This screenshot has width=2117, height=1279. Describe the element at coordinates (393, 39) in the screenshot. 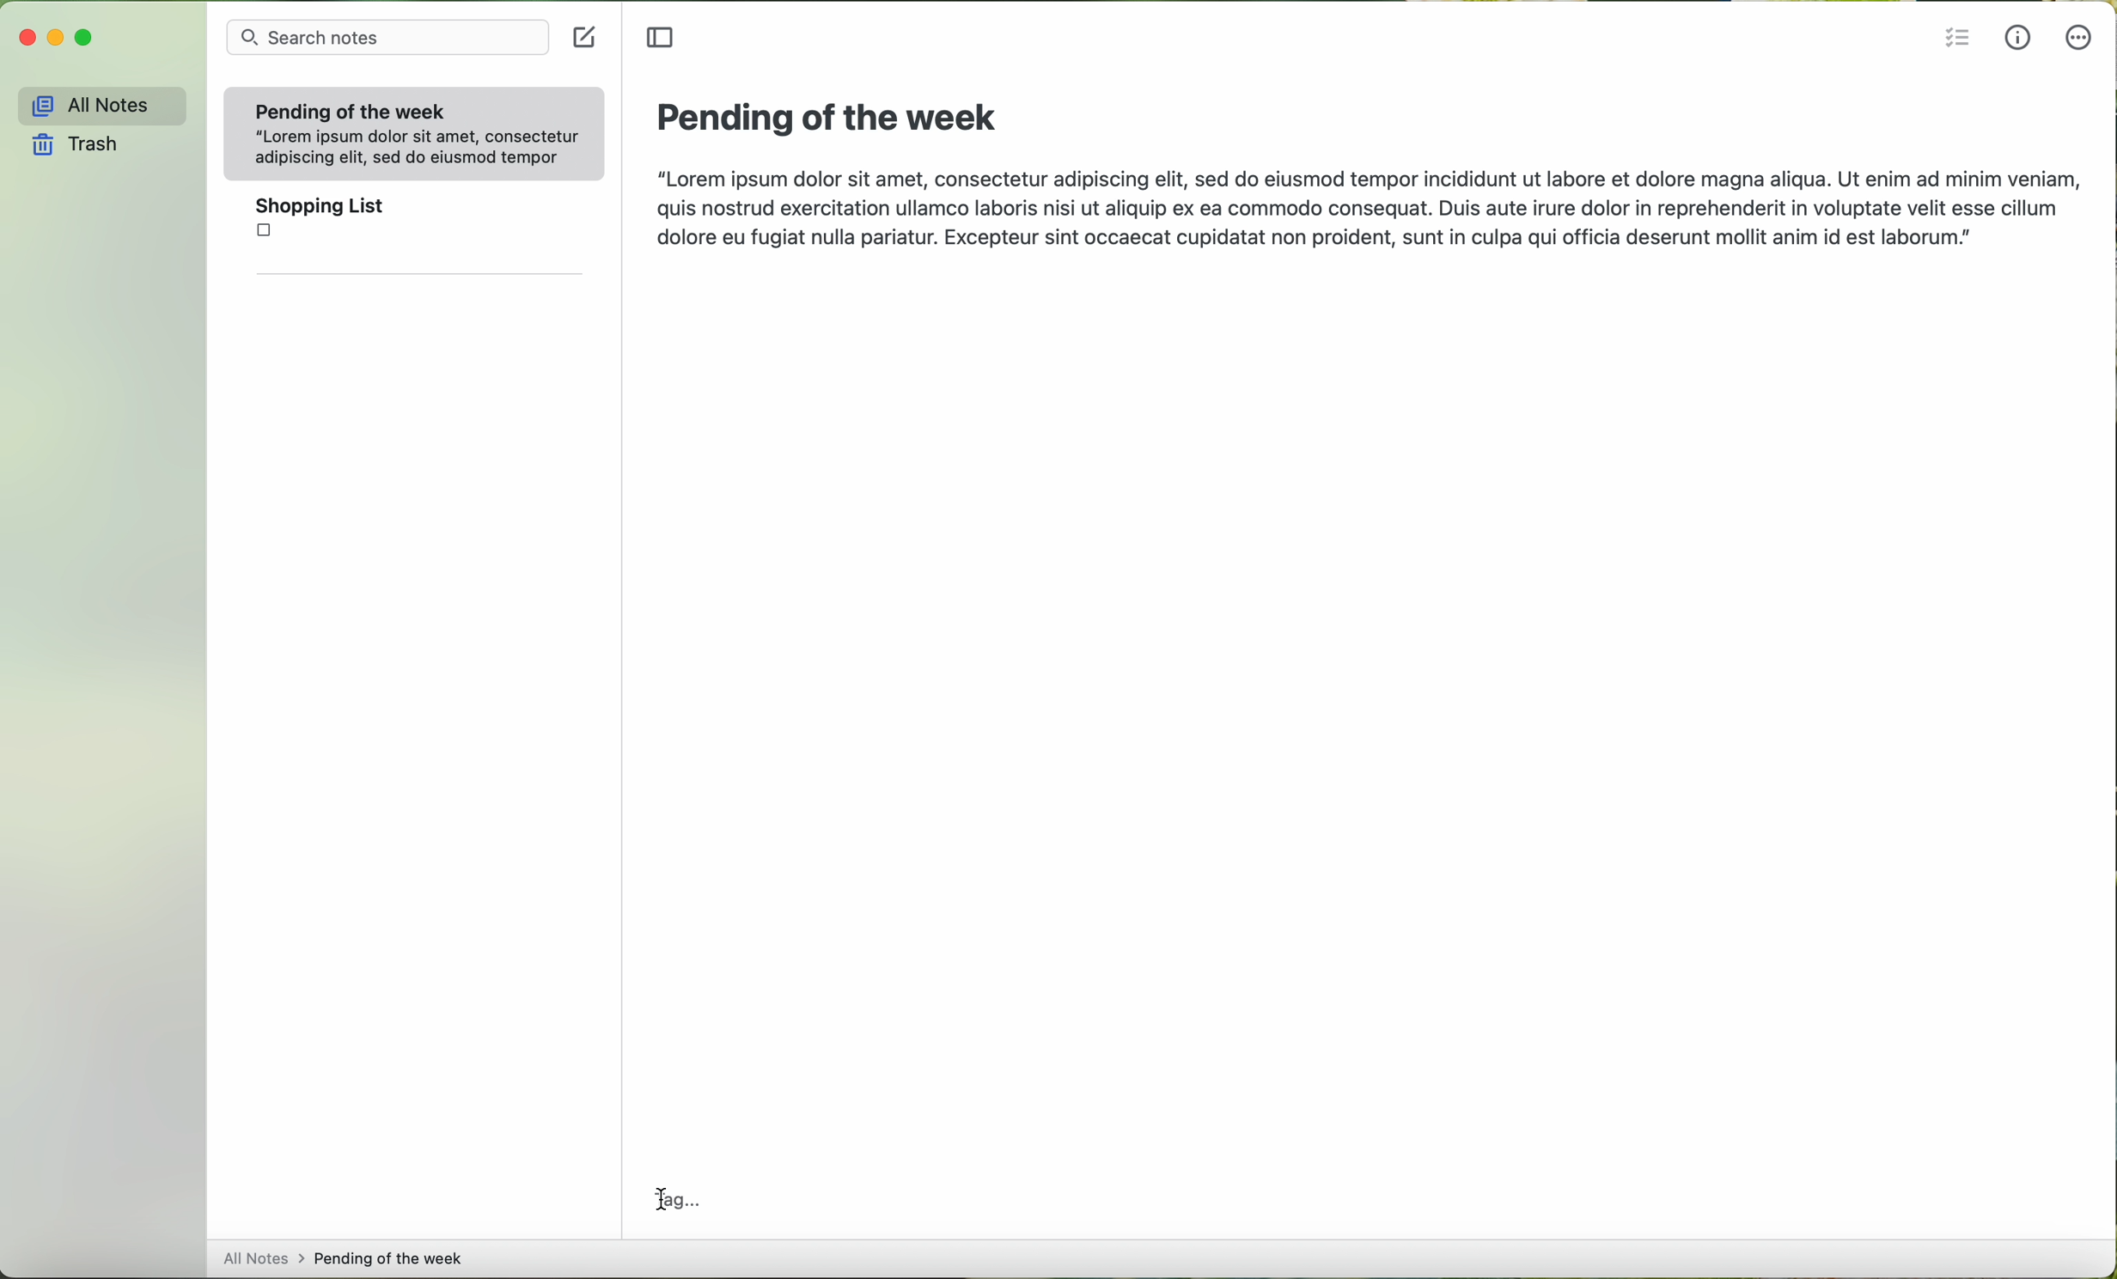

I see `search bar` at that location.